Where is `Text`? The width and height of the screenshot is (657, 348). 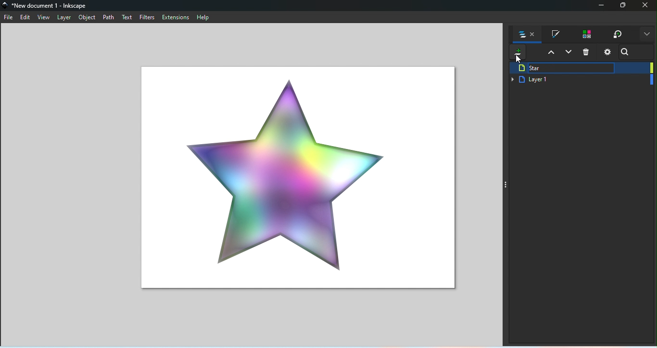
Text is located at coordinates (128, 18).